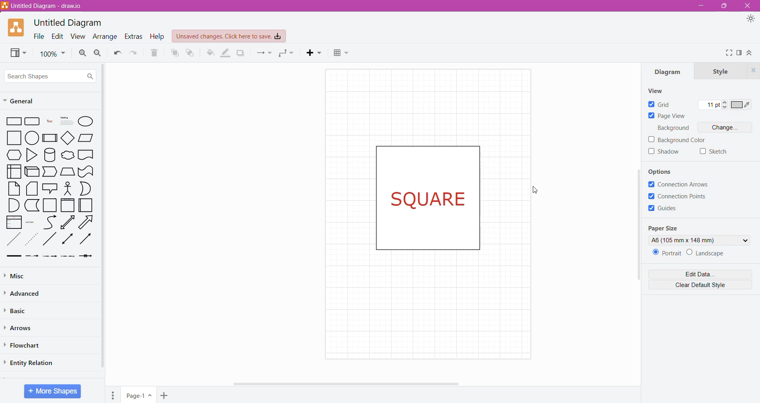 The height and width of the screenshot is (403, 760). Describe the element at coordinates (24, 346) in the screenshot. I see `Flowchart` at that location.